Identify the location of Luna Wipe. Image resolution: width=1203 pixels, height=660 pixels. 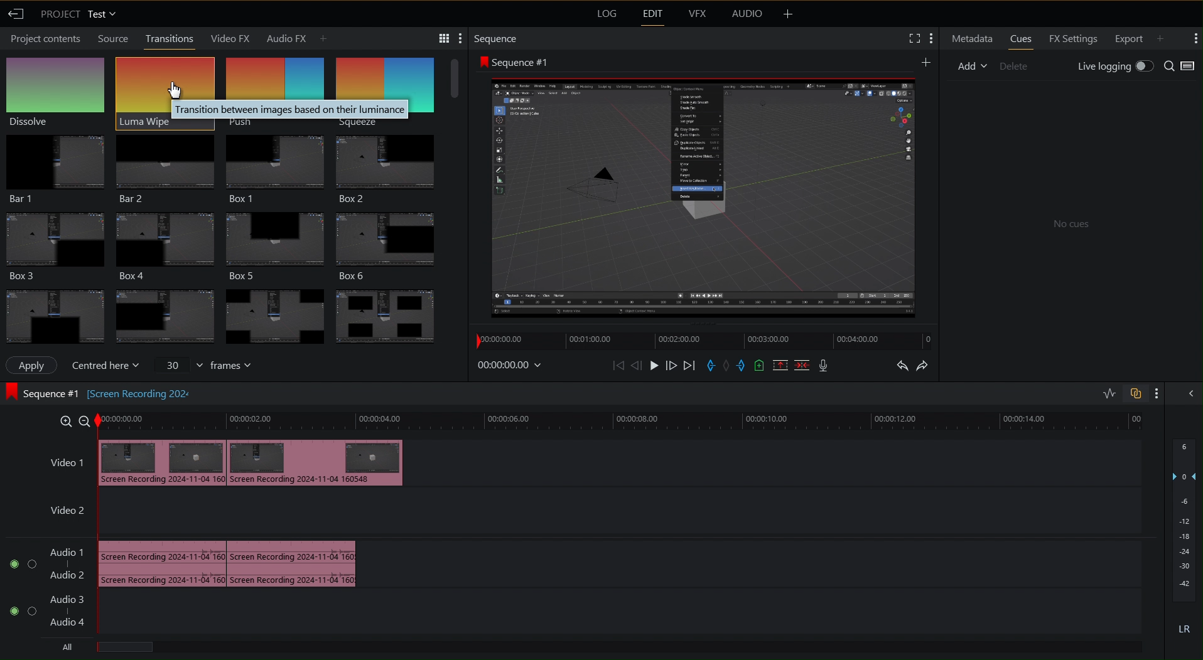
(164, 71).